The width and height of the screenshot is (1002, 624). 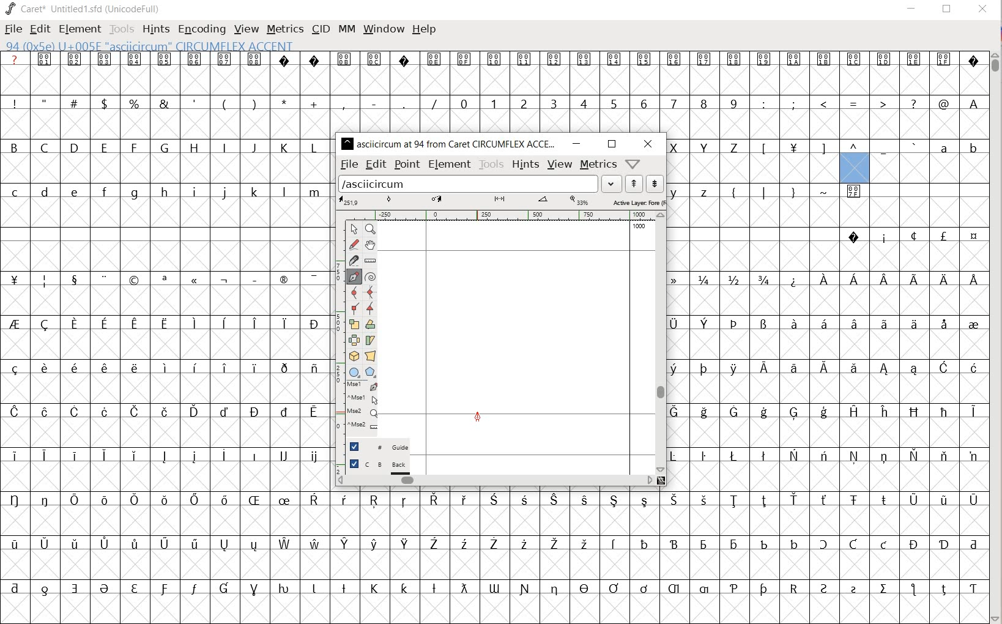 What do you see at coordinates (41, 29) in the screenshot?
I see `EDIT` at bounding box center [41, 29].